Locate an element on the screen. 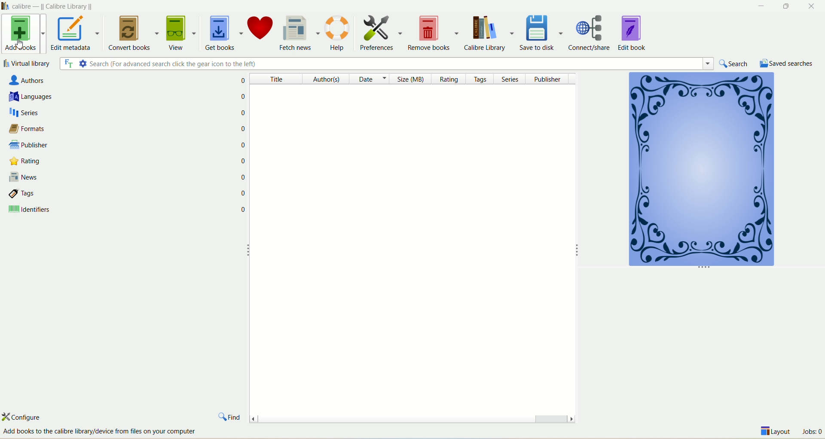  save to disk is located at coordinates (543, 32).